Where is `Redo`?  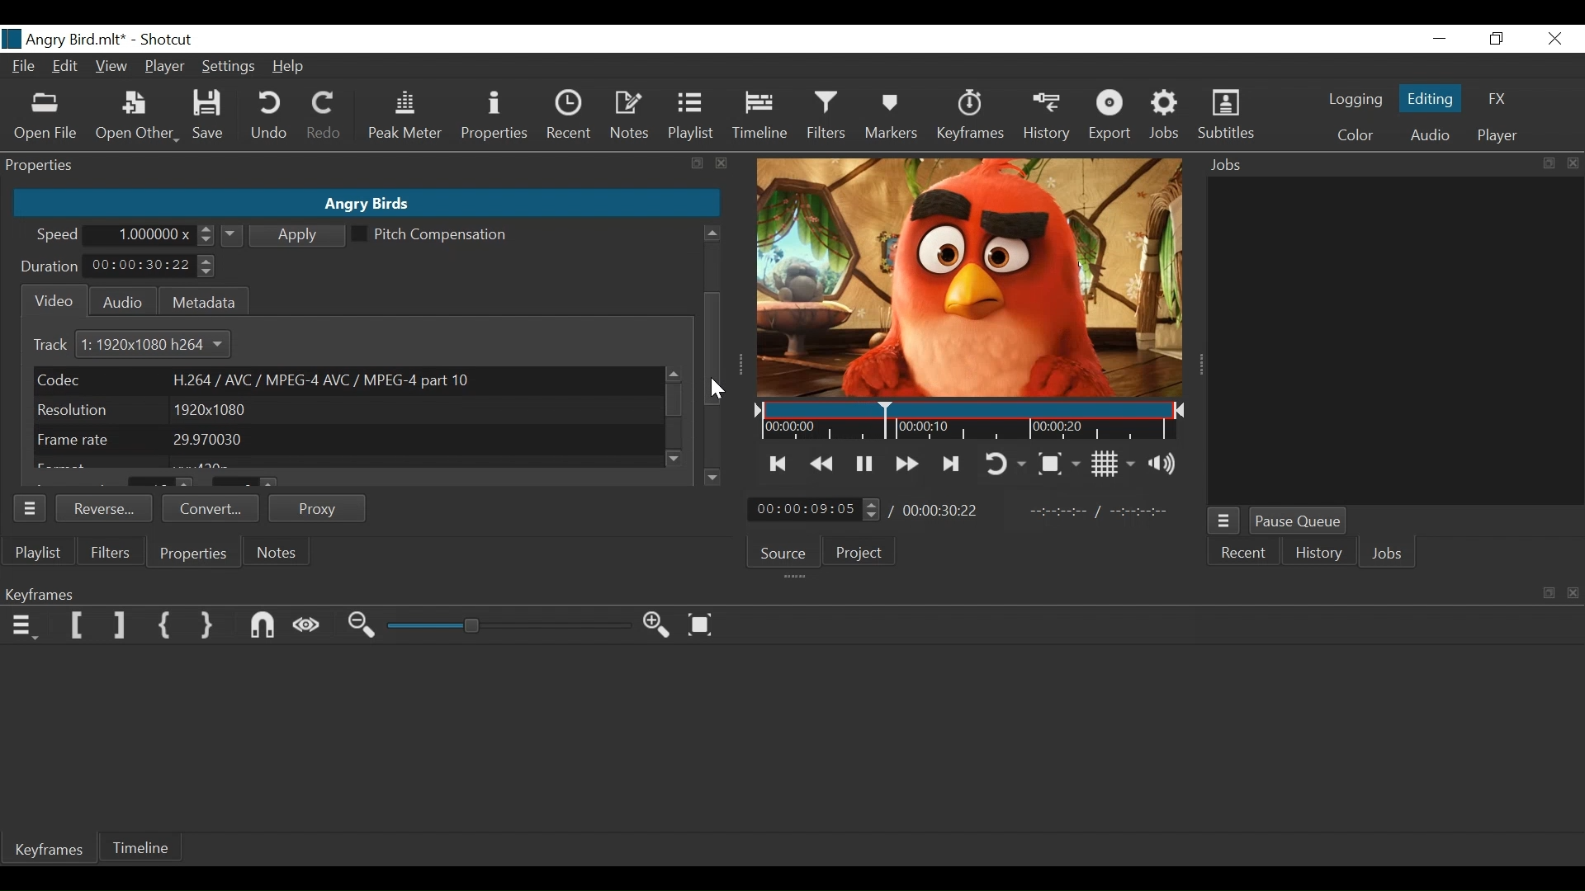
Redo is located at coordinates (324, 119).